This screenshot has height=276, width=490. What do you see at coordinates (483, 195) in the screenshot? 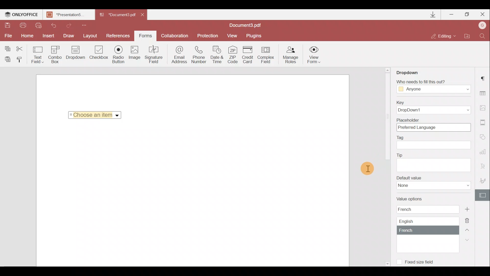
I see `Form settings` at bounding box center [483, 195].